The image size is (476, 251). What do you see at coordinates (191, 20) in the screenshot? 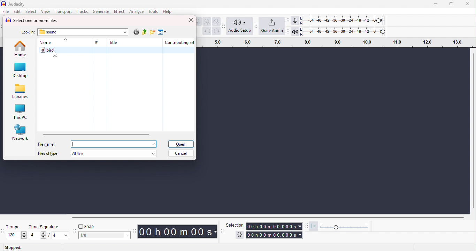
I see `close` at bounding box center [191, 20].